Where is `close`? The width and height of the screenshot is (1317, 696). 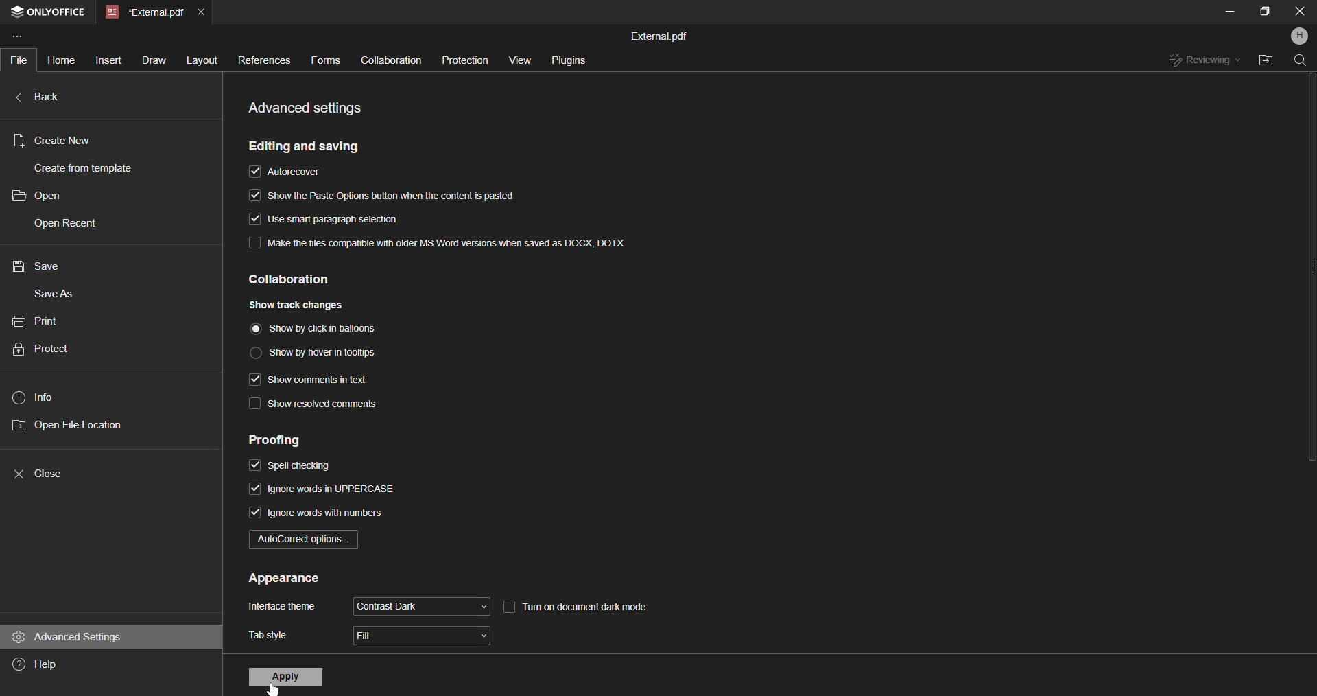 close is located at coordinates (49, 471).